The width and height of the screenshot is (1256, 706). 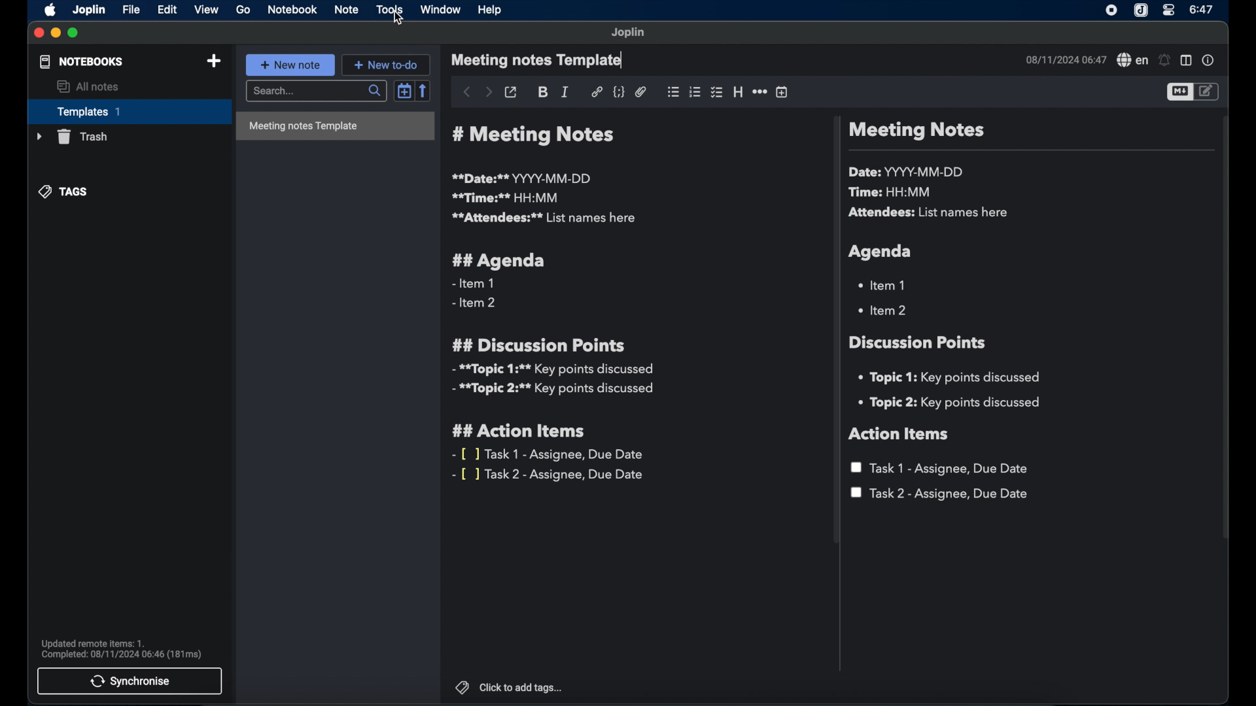 What do you see at coordinates (488, 93) in the screenshot?
I see `forward` at bounding box center [488, 93].